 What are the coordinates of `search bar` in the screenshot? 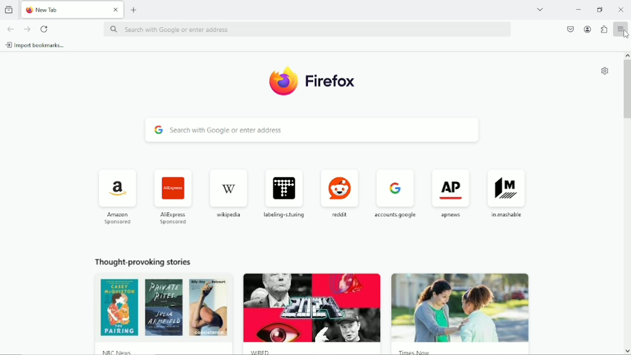 It's located at (310, 29).